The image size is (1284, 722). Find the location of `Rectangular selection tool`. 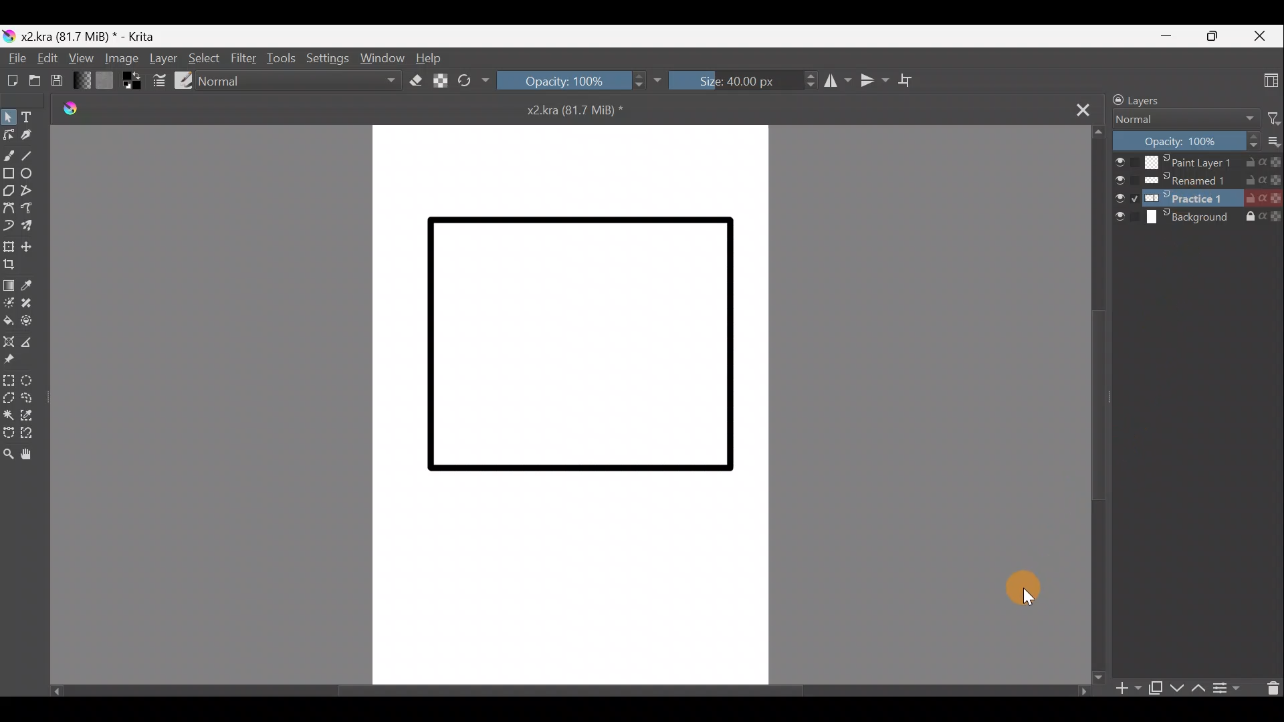

Rectangular selection tool is located at coordinates (9, 380).